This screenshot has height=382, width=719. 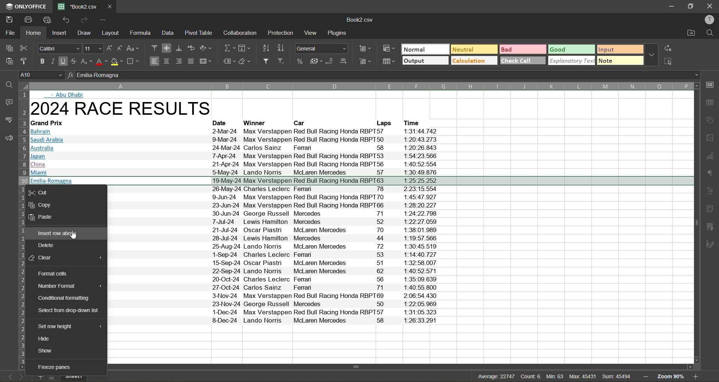 I want to click on sort descending, so click(x=281, y=48).